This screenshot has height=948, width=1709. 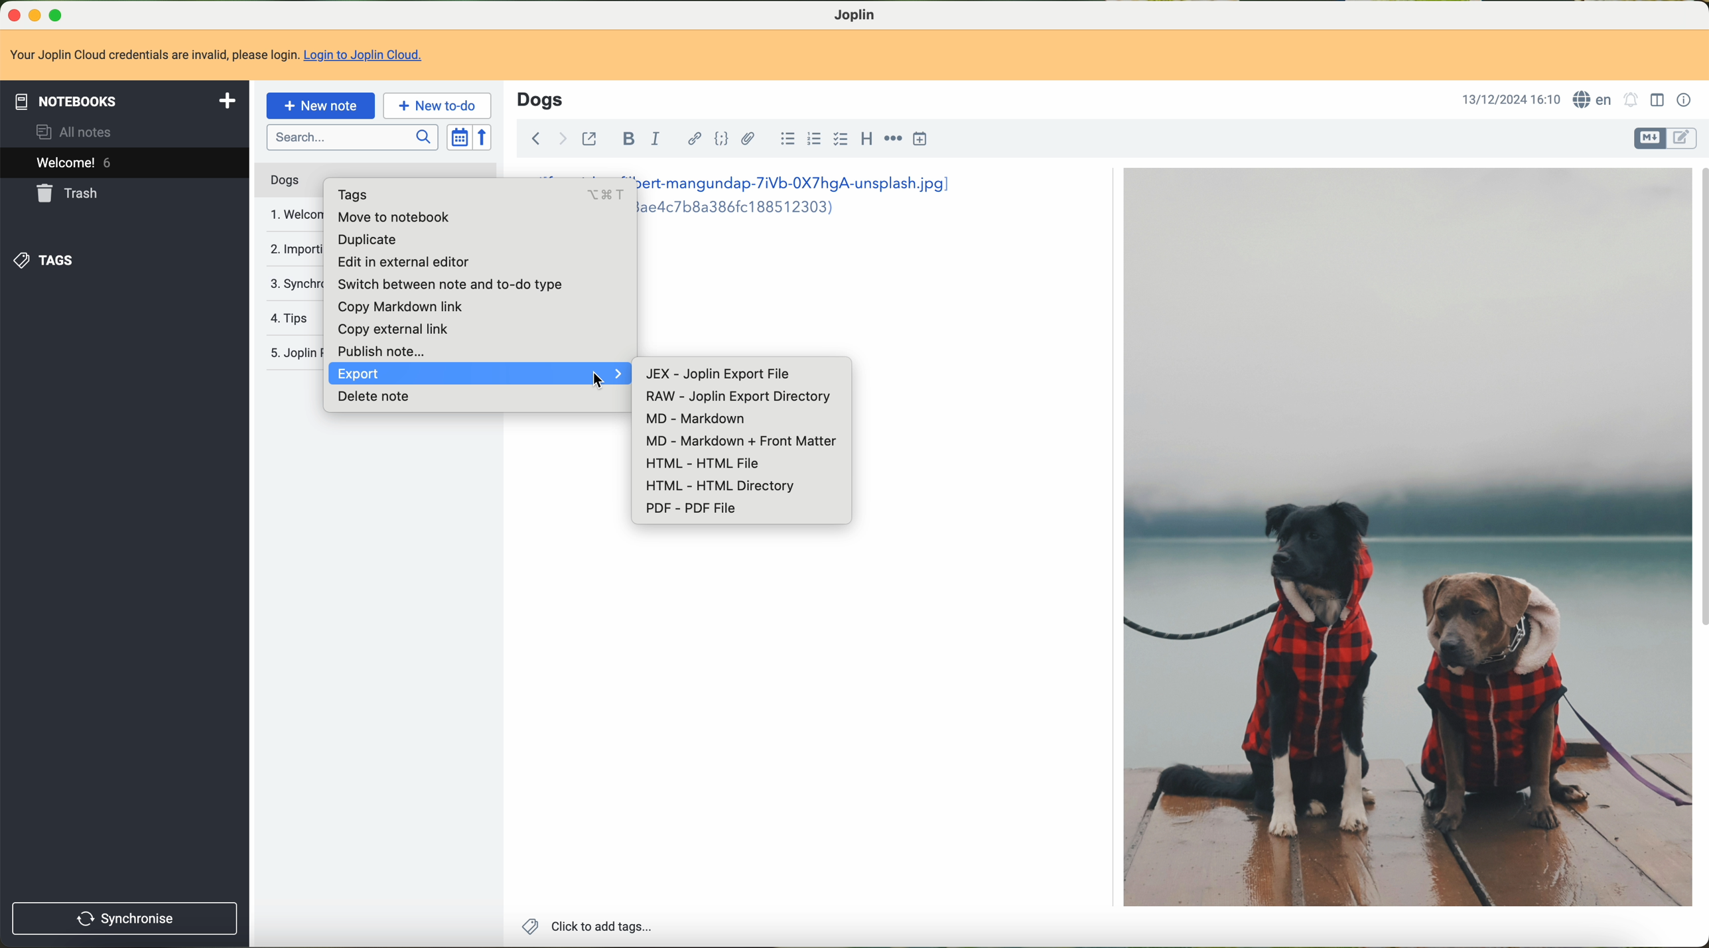 I want to click on bulleted list, so click(x=784, y=141).